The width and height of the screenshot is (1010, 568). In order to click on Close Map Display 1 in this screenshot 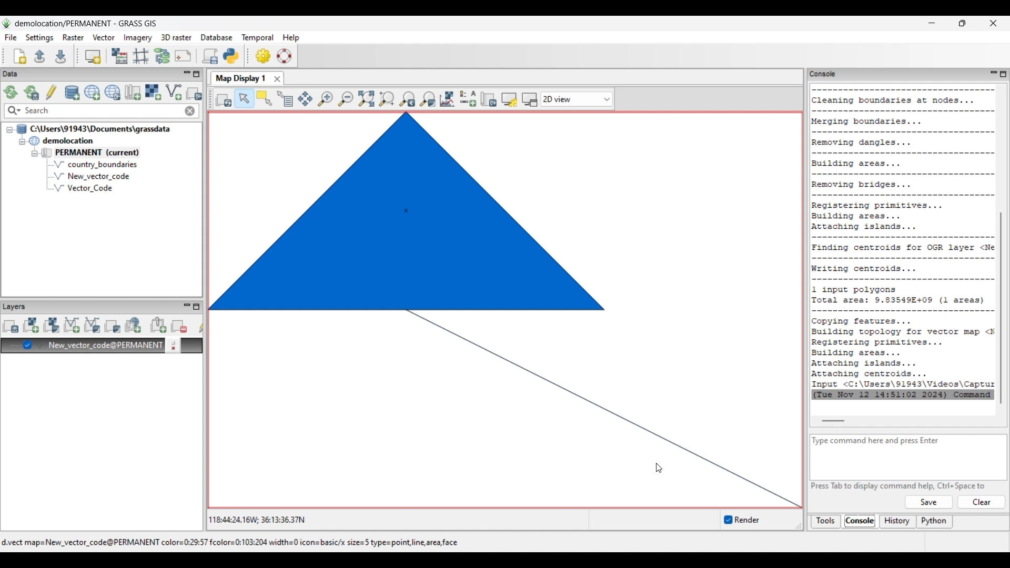, I will do `click(277, 79)`.